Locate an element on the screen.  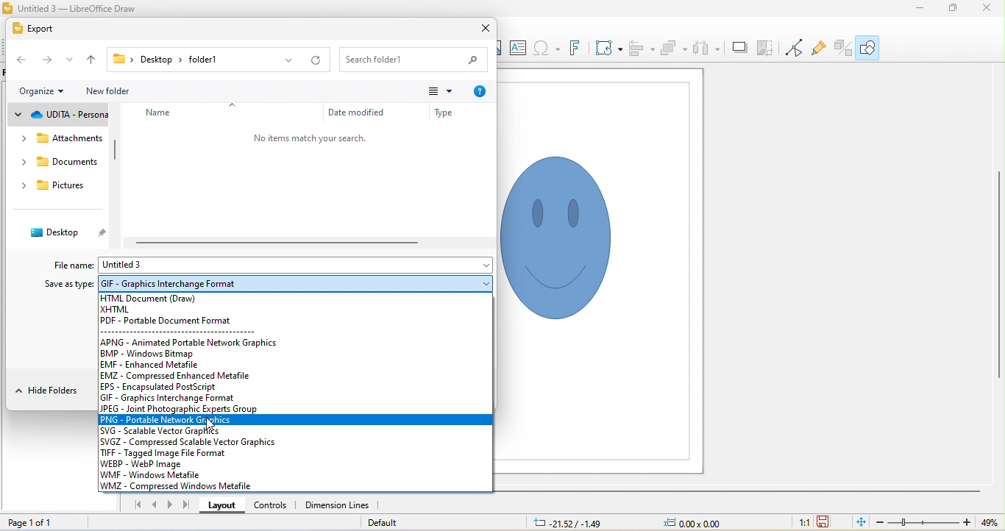
file path is located at coordinates (170, 59).